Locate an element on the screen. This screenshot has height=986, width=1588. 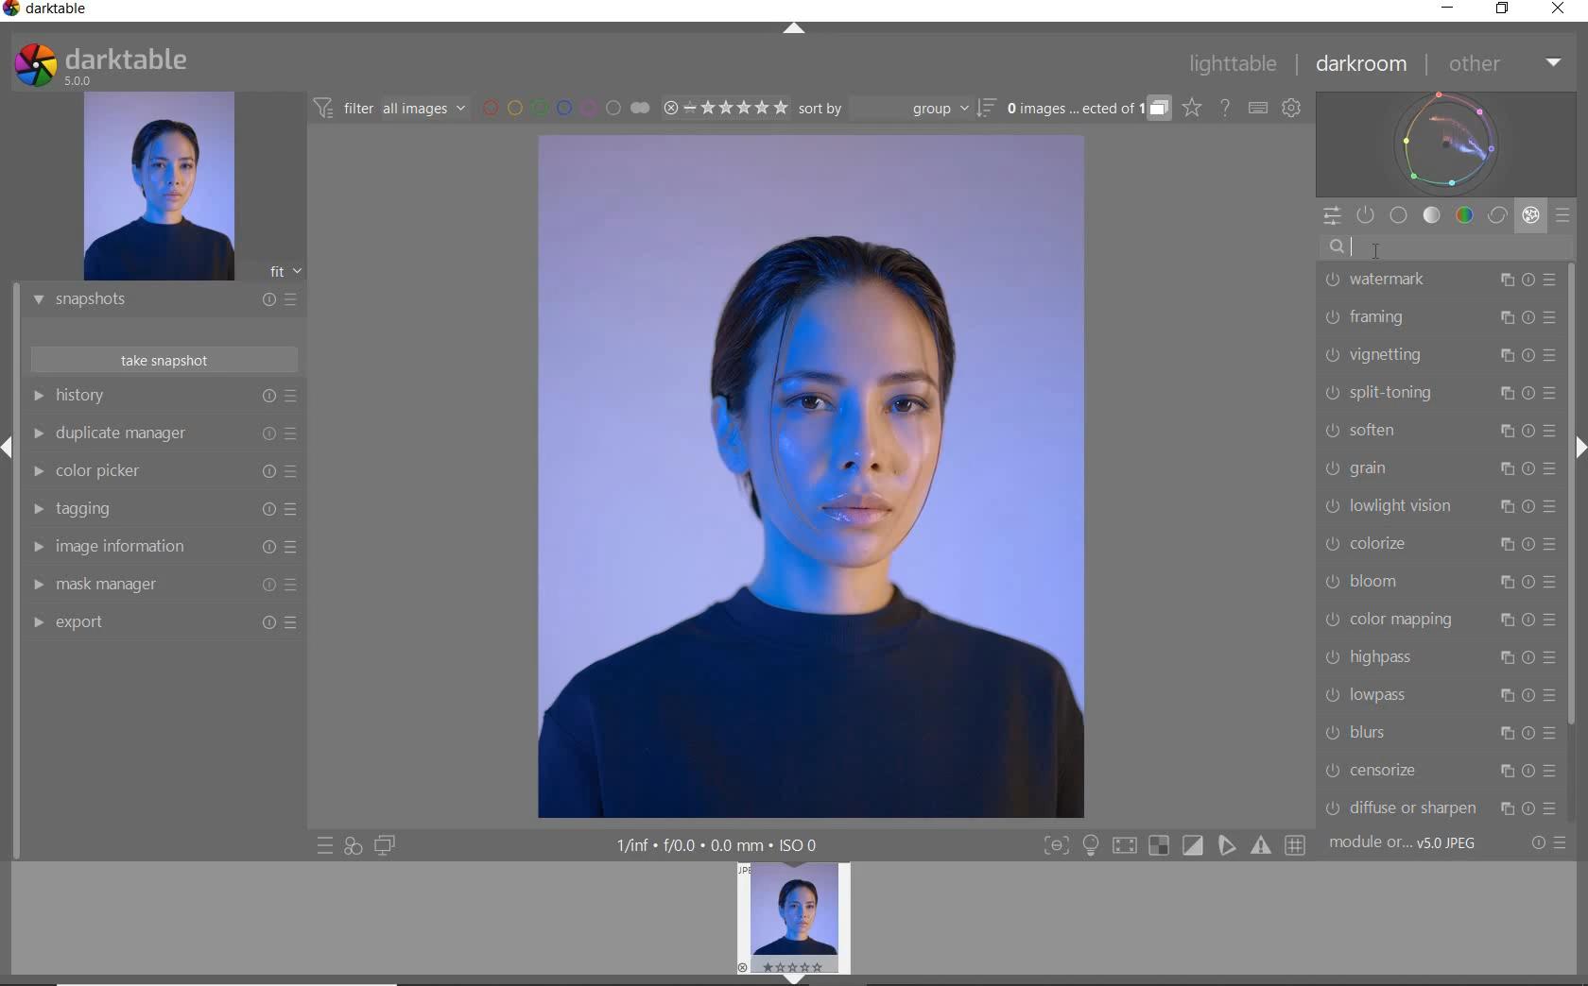
FILTER IMAGES BASED ON THEIR MODULE ORDER is located at coordinates (390, 111).